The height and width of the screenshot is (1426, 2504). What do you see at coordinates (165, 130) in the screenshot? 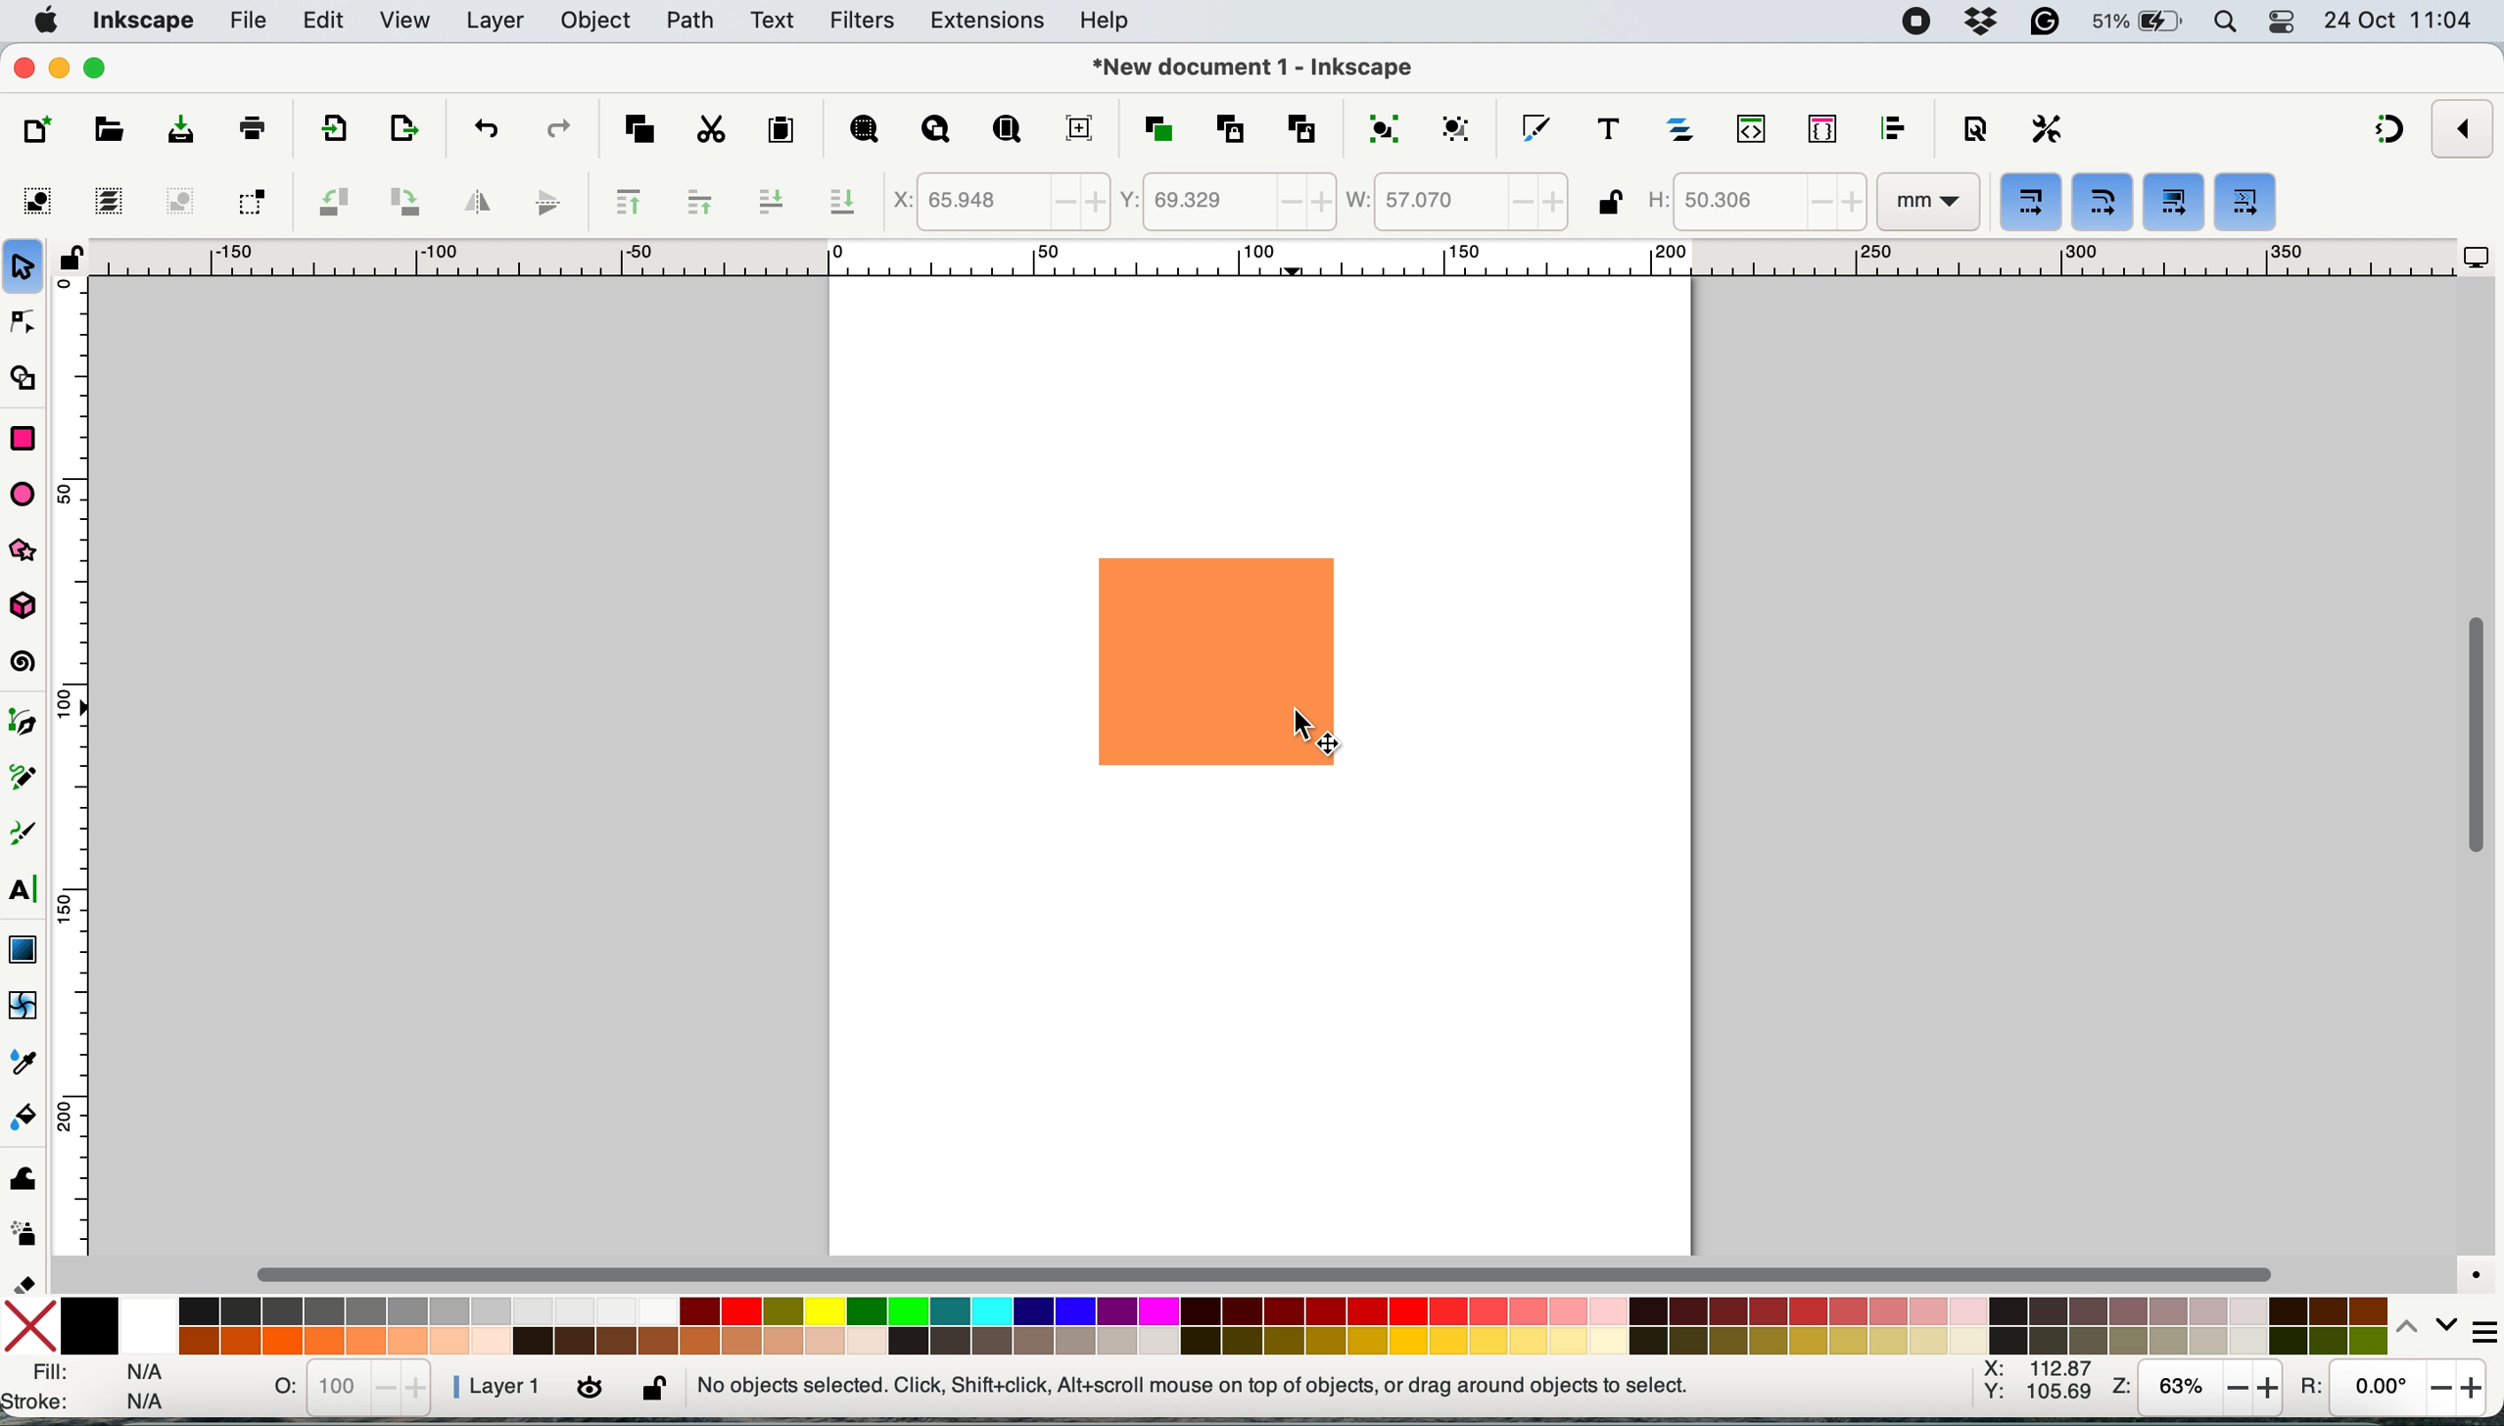
I see `save` at bounding box center [165, 130].